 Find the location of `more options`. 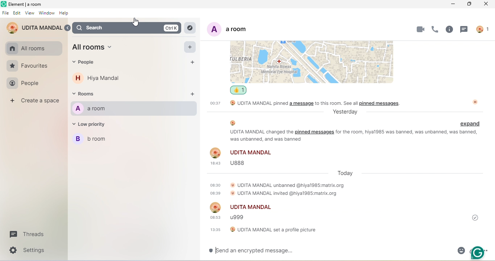

more options is located at coordinates (487, 249).